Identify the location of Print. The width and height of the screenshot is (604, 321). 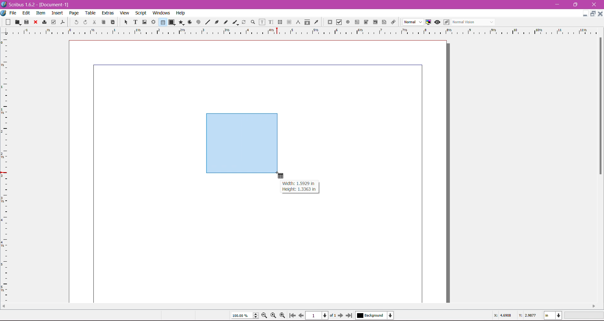
(43, 23).